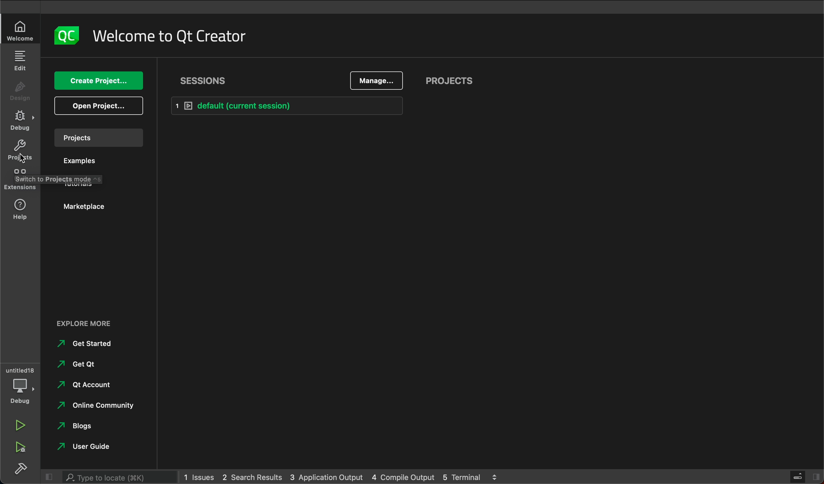 The image size is (824, 484). What do you see at coordinates (52, 476) in the screenshot?
I see `close slidebar` at bounding box center [52, 476].